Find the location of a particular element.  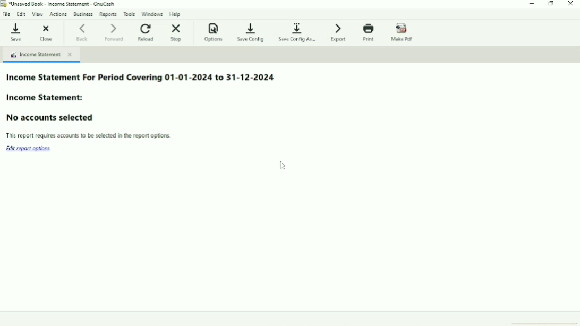

*Unsaved Book - Income Statement - GnuCash is located at coordinates (61, 4).